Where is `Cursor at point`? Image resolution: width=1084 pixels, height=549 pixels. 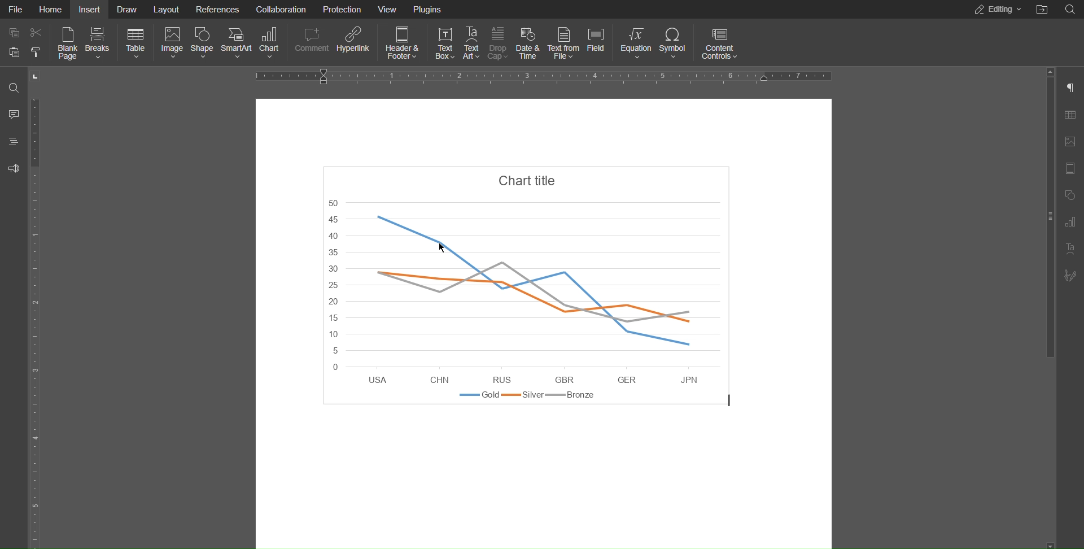
Cursor at point is located at coordinates (443, 249).